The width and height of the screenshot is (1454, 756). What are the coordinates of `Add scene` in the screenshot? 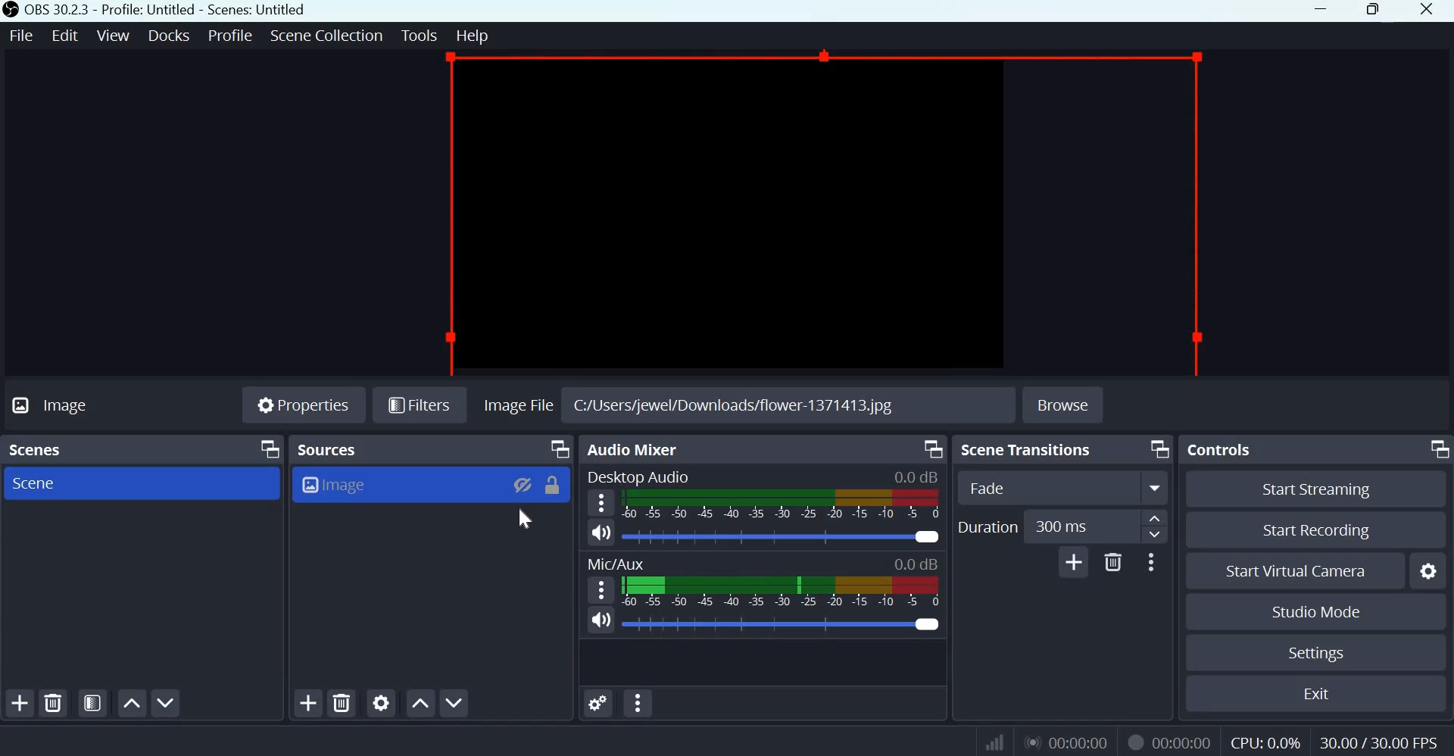 It's located at (19, 703).